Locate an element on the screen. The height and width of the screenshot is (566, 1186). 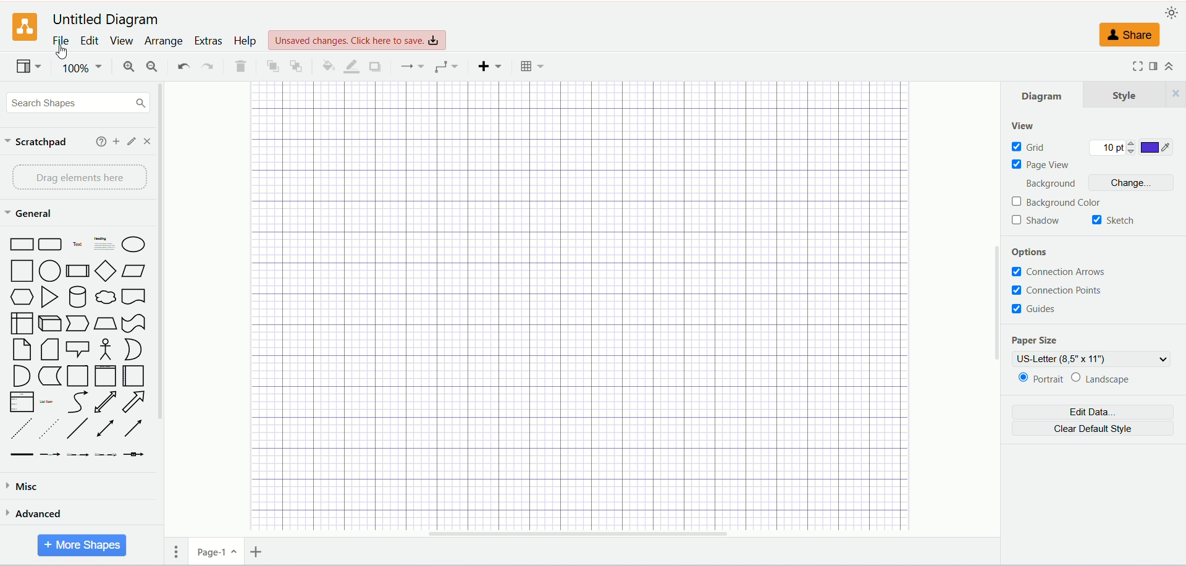
Curved Corner Rectangle is located at coordinates (51, 246).